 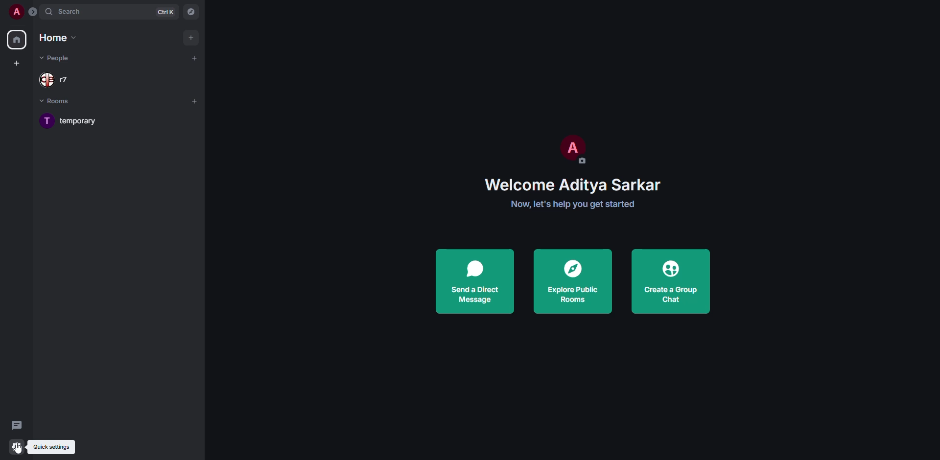 I want to click on cursor, so click(x=21, y=451).